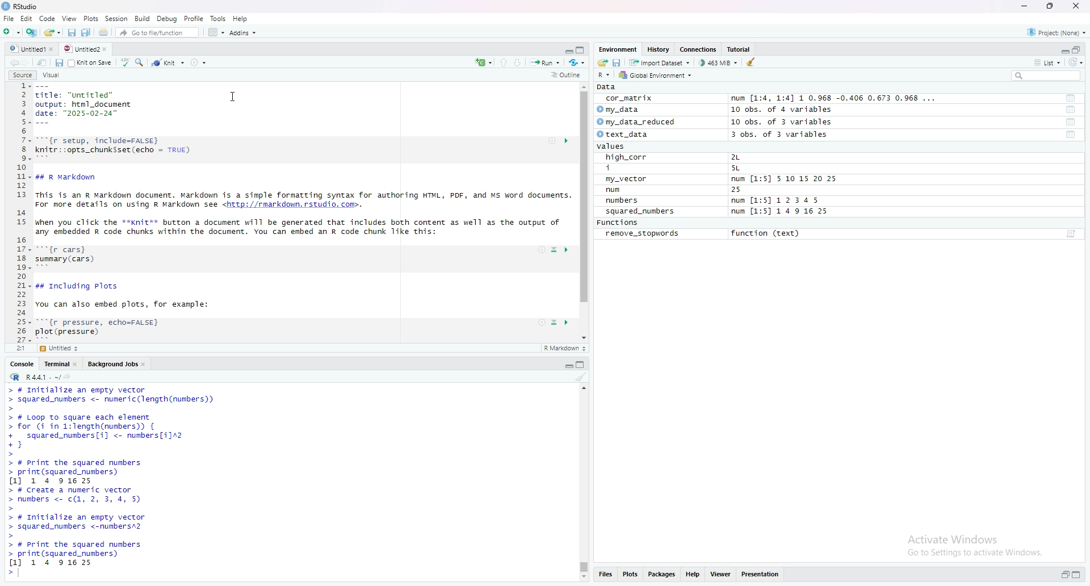 This screenshot has width=1090, height=586. What do you see at coordinates (81, 49) in the screenshot?
I see `untitled 2` at bounding box center [81, 49].